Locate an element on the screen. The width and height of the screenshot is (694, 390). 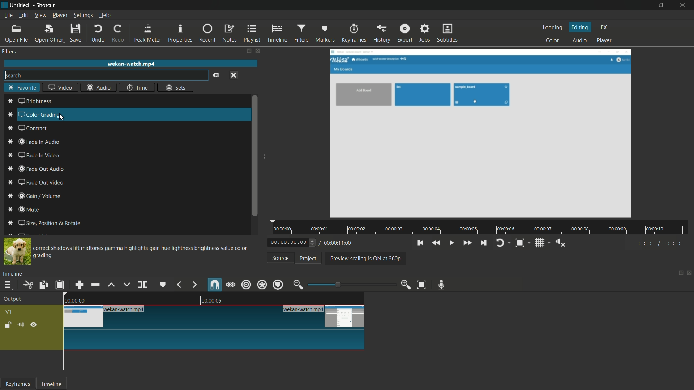
lock is located at coordinates (8, 326).